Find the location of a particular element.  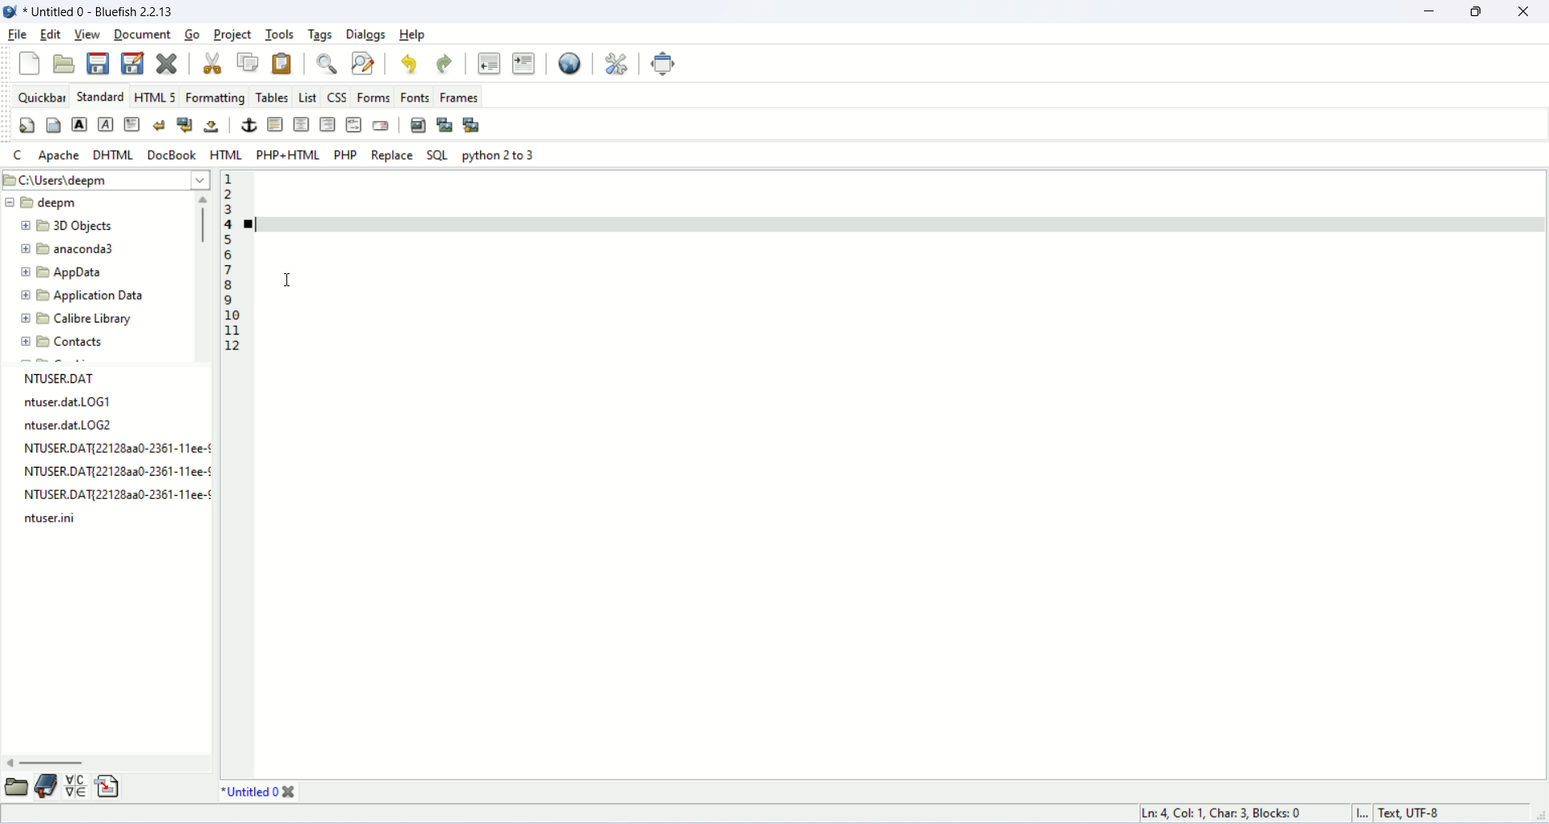

paste is located at coordinates (283, 64).